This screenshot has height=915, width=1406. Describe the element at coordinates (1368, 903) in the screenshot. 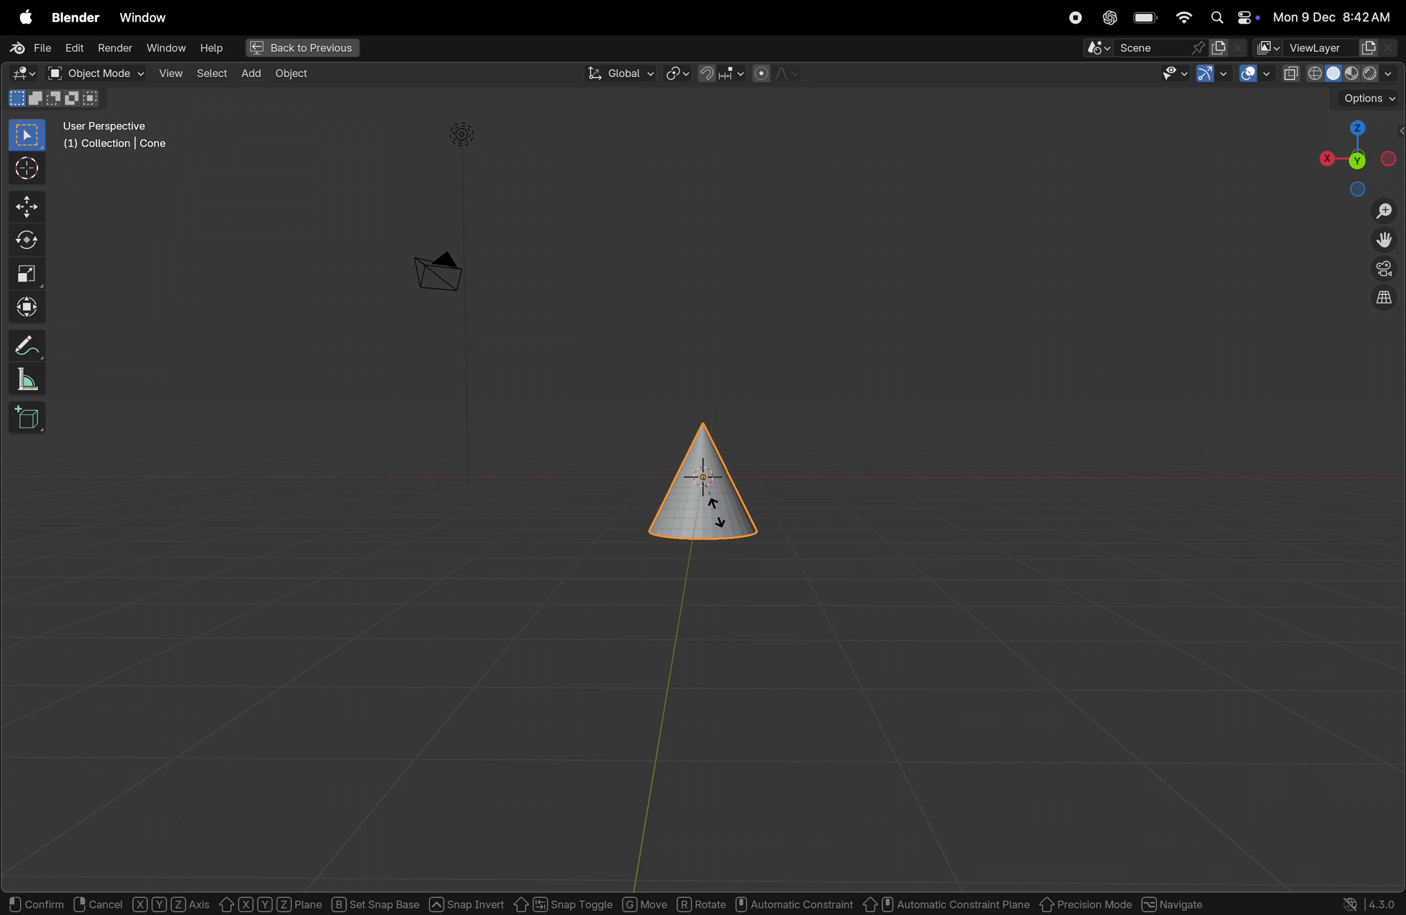

I see `version` at that location.